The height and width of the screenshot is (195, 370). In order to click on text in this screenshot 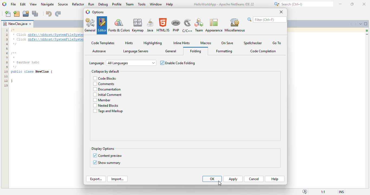, I will do `click(47, 44)`.